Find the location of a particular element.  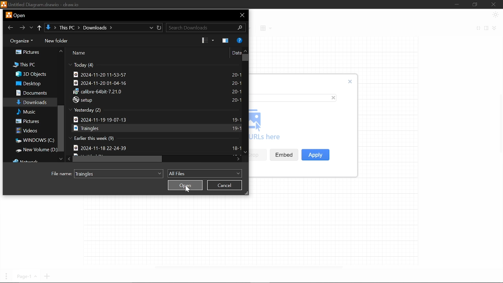

Close is located at coordinates (349, 82).